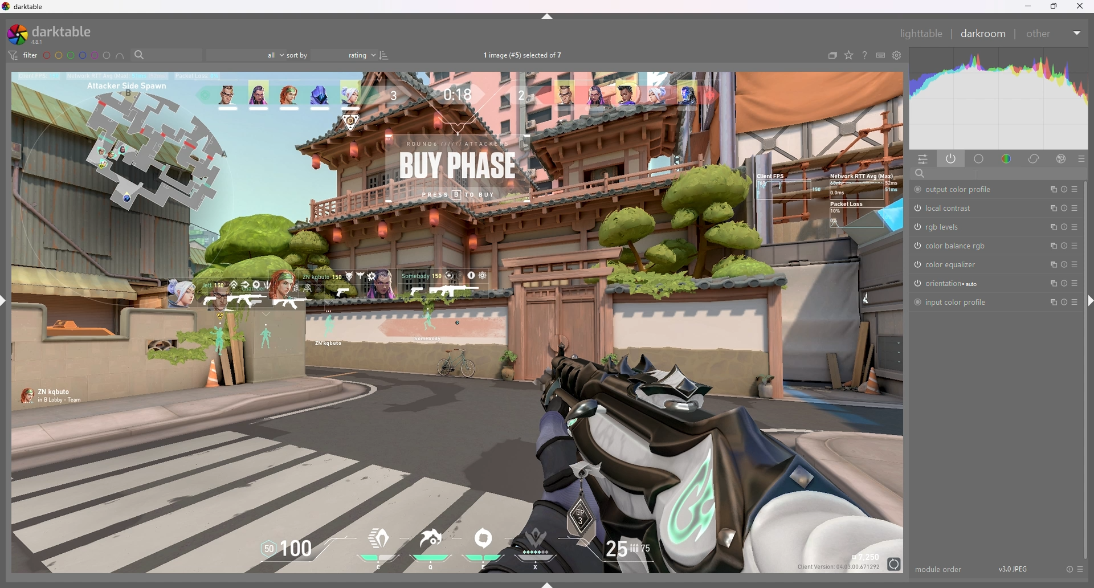 The image size is (1094, 588). Describe the element at coordinates (944, 227) in the screenshot. I see `rgb levels` at that location.